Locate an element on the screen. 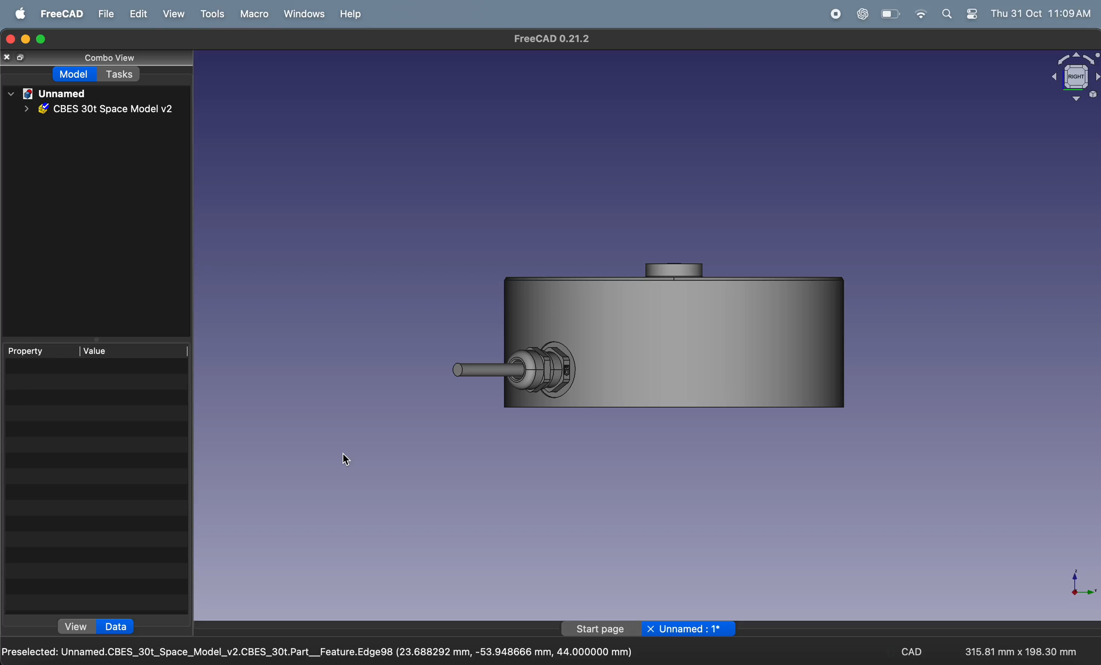 This screenshot has height=665, width=1101. help is located at coordinates (354, 13).